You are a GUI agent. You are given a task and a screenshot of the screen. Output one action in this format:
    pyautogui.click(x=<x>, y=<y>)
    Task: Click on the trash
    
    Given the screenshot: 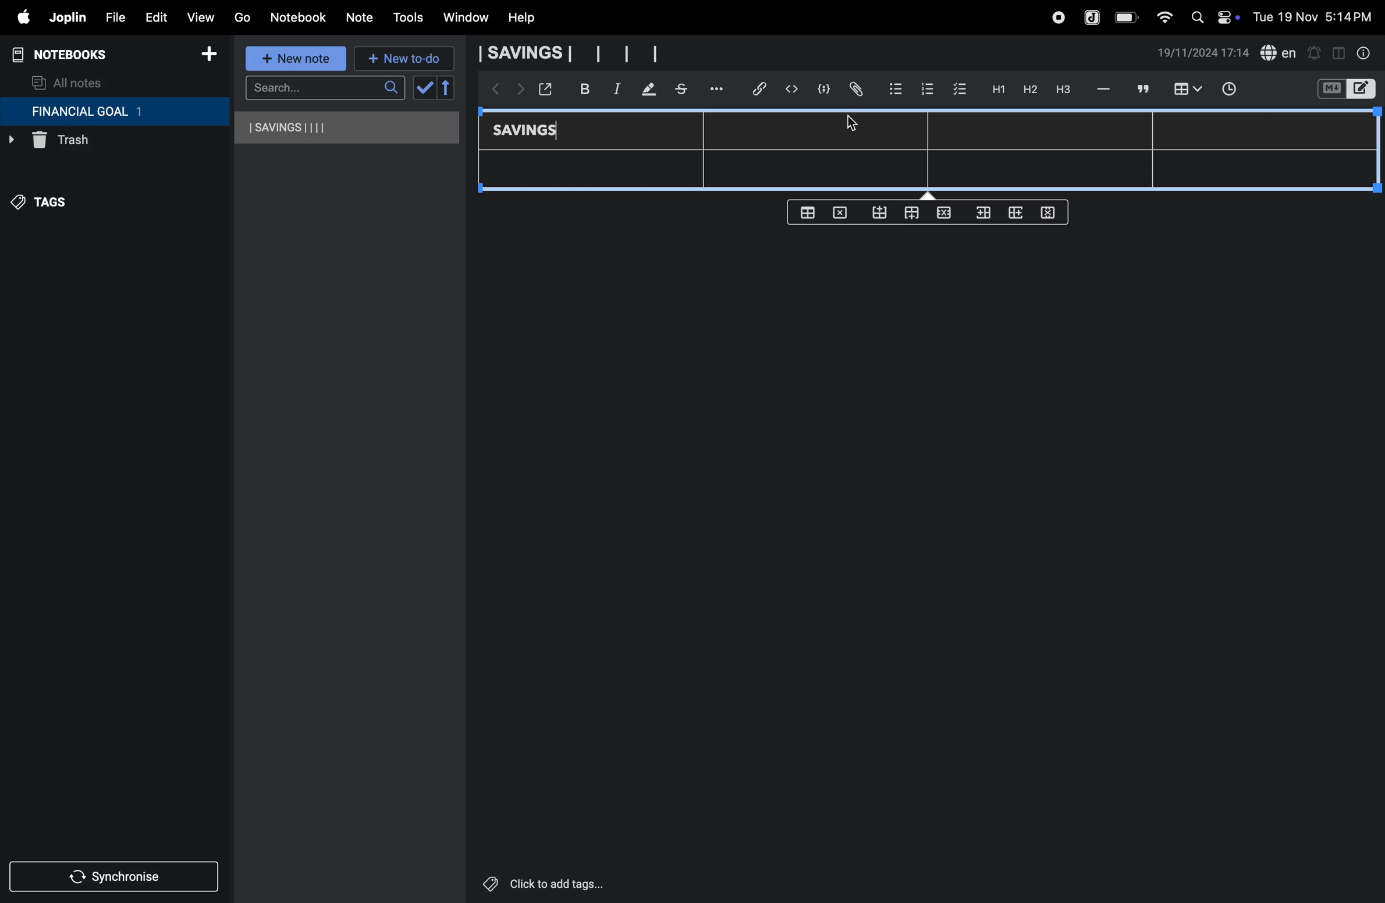 What is the action you would take?
    pyautogui.click(x=90, y=143)
    